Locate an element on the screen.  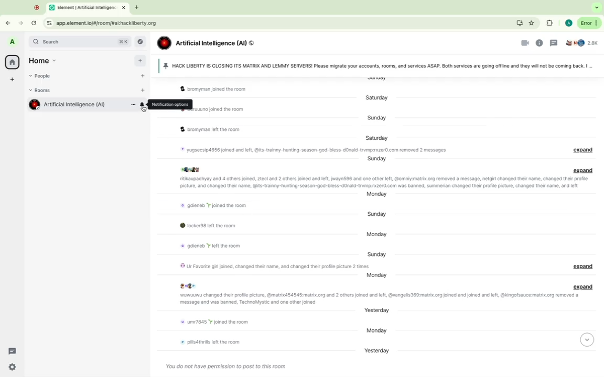
Home is located at coordinates (47, 61).